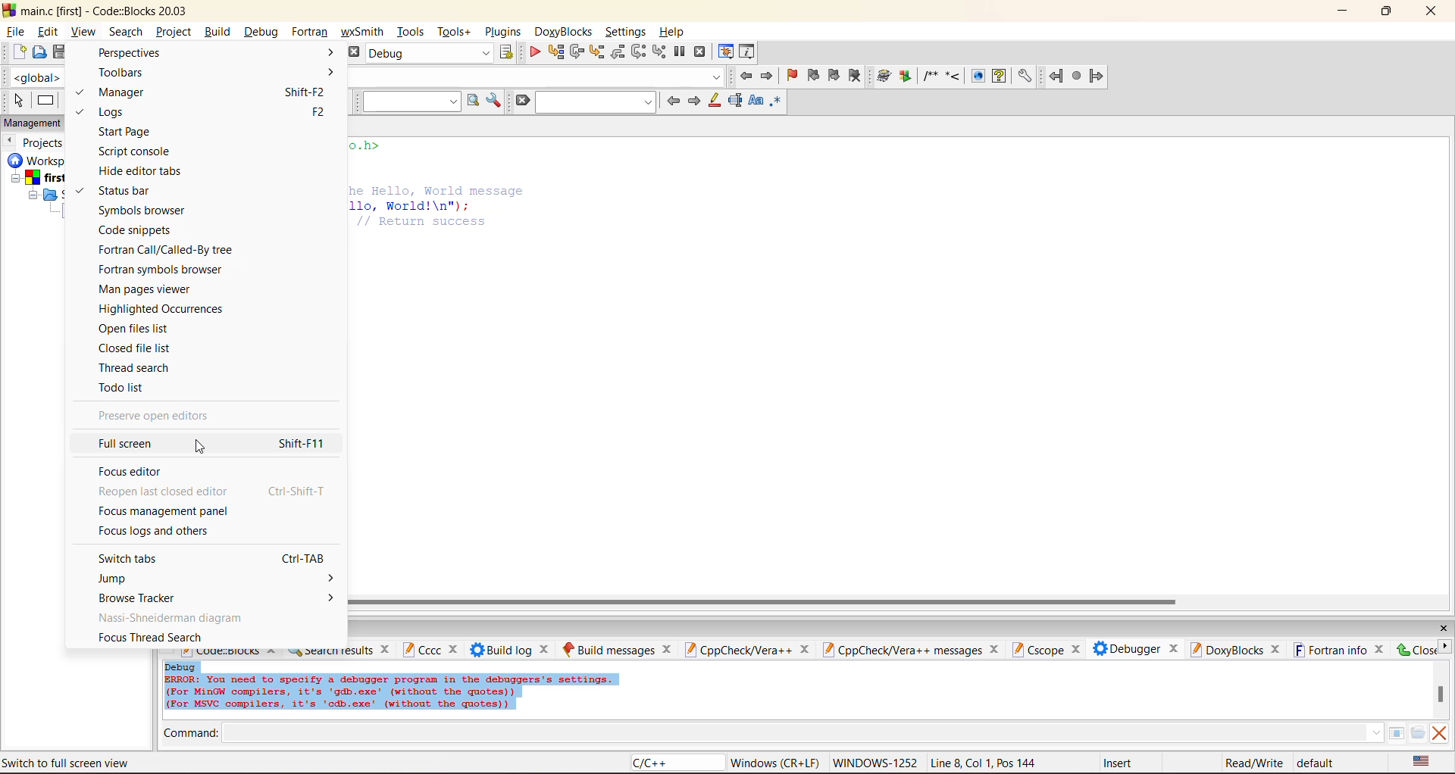 The width and height of the screenshot is (1455, 774). Describe the element at coordinates (661, 53) in the screenshot. I see `step into instruction` at that location.